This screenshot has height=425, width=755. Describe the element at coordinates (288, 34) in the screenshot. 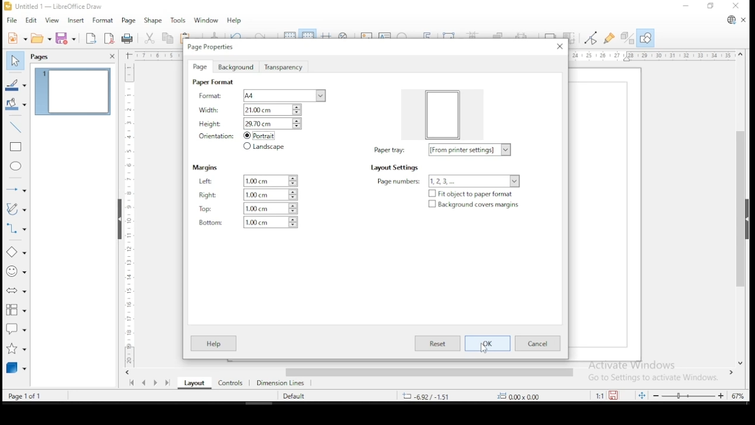

I see `show grids` at that location.